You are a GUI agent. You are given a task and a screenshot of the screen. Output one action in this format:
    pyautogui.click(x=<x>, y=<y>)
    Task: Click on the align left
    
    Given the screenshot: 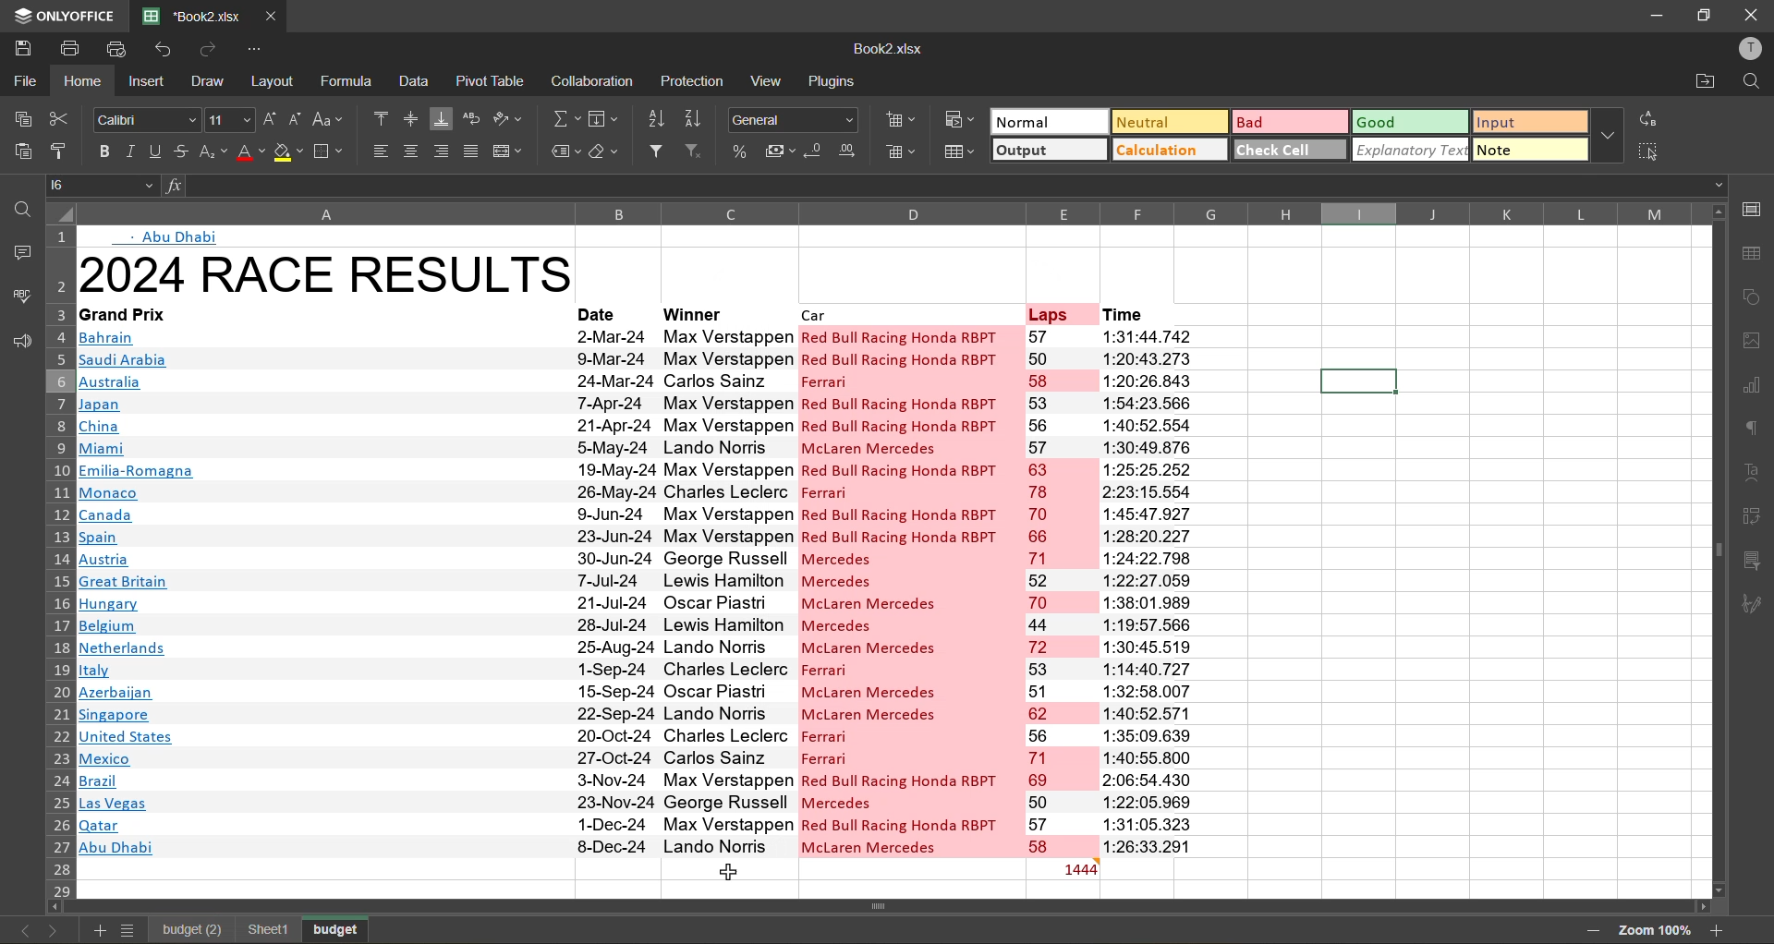 What is the action you would take?
    pyautogui.click(x=383, y=151)
    